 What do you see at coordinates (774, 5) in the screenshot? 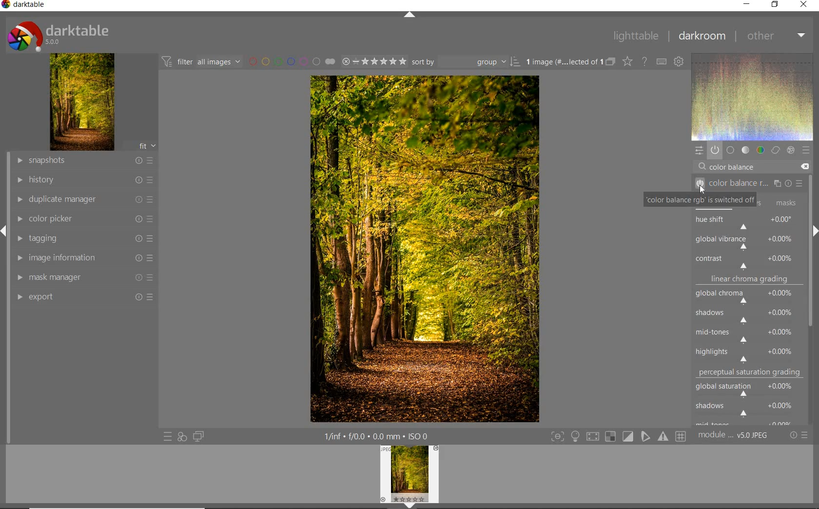
I see `restore` at bounding box center [774, 5].